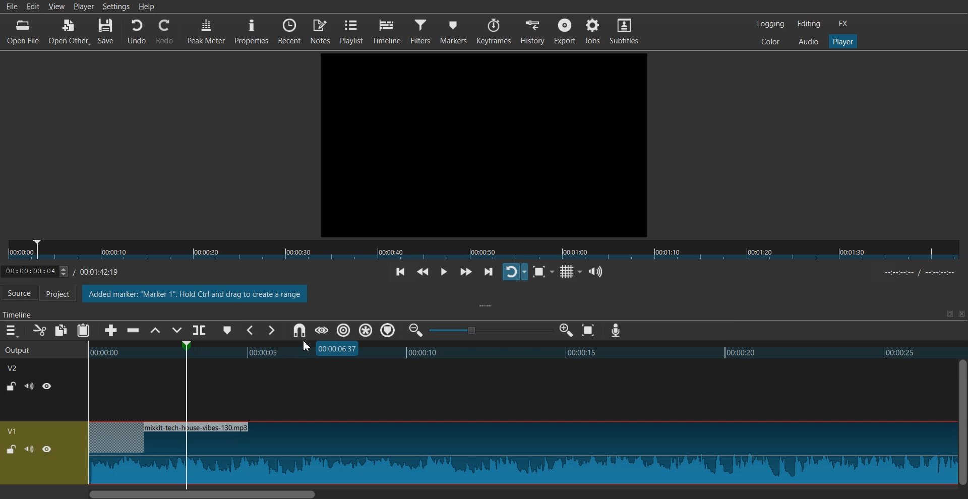  I want to click on Skip to next point, so click(490, 273).